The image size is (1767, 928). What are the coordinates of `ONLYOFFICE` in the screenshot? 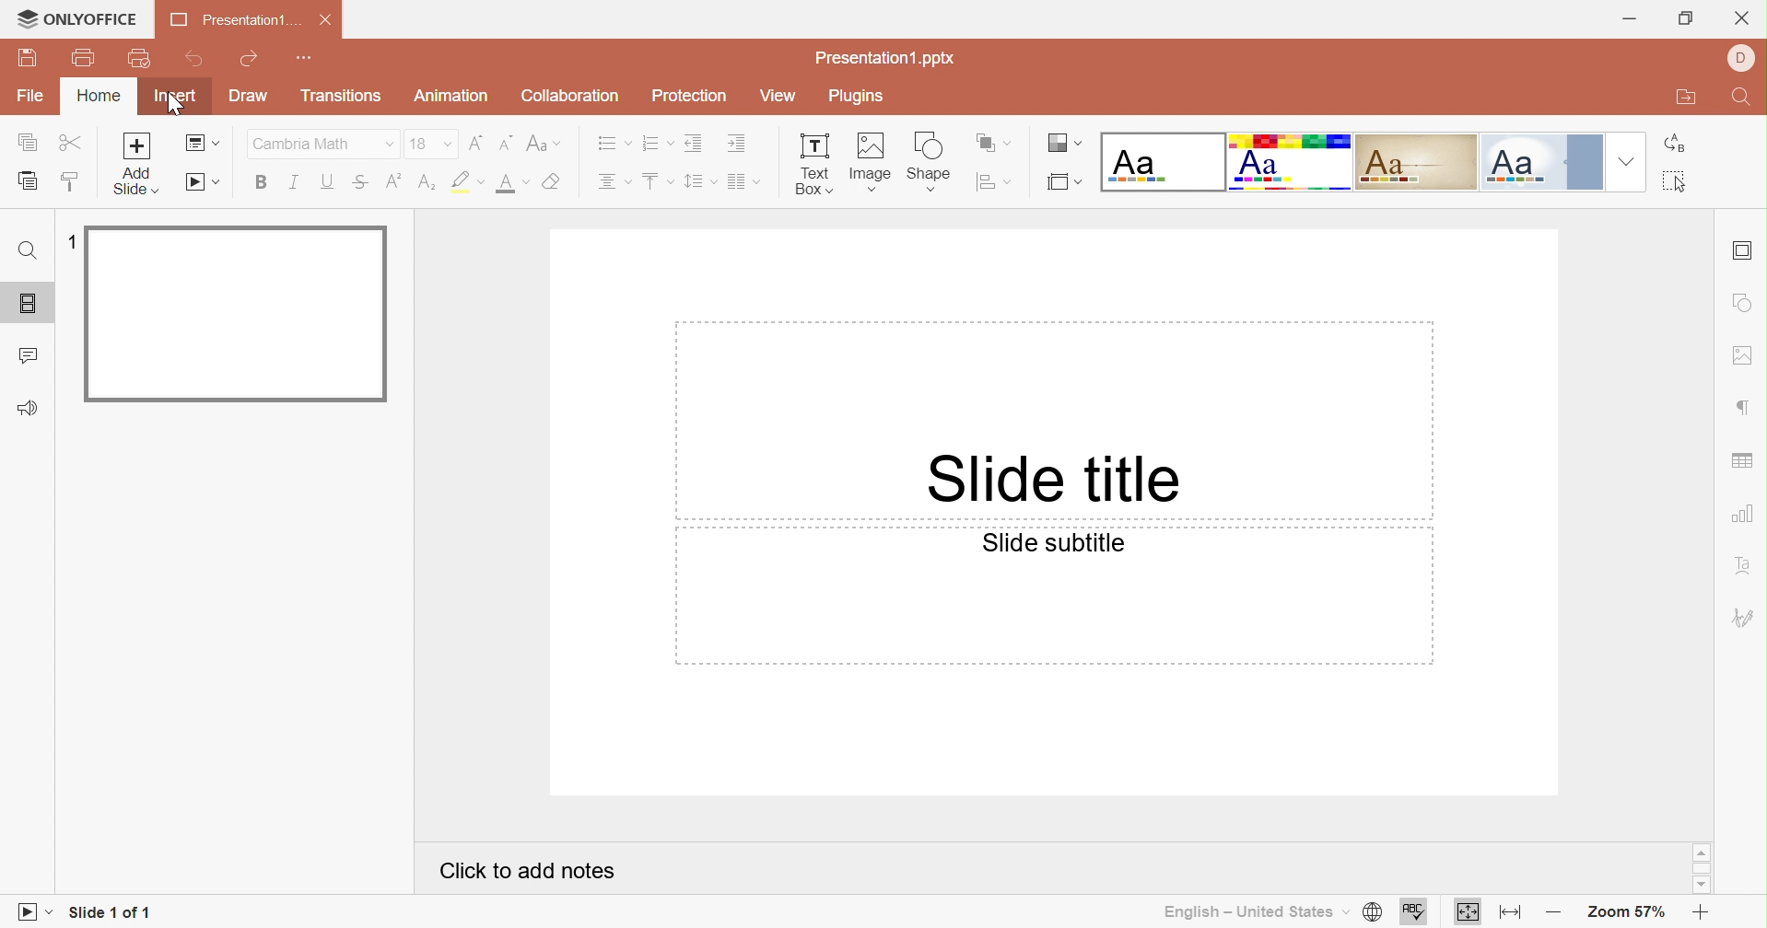 It's located at (76, 21).